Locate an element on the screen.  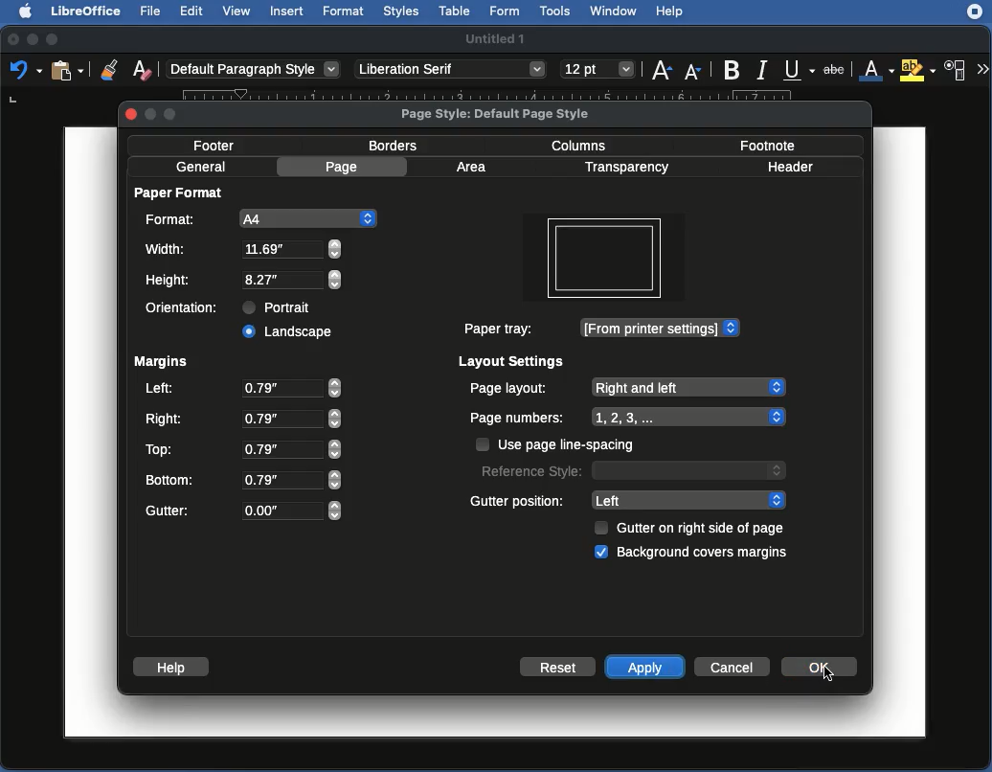
Apply click is located at coordinates (645, 667).